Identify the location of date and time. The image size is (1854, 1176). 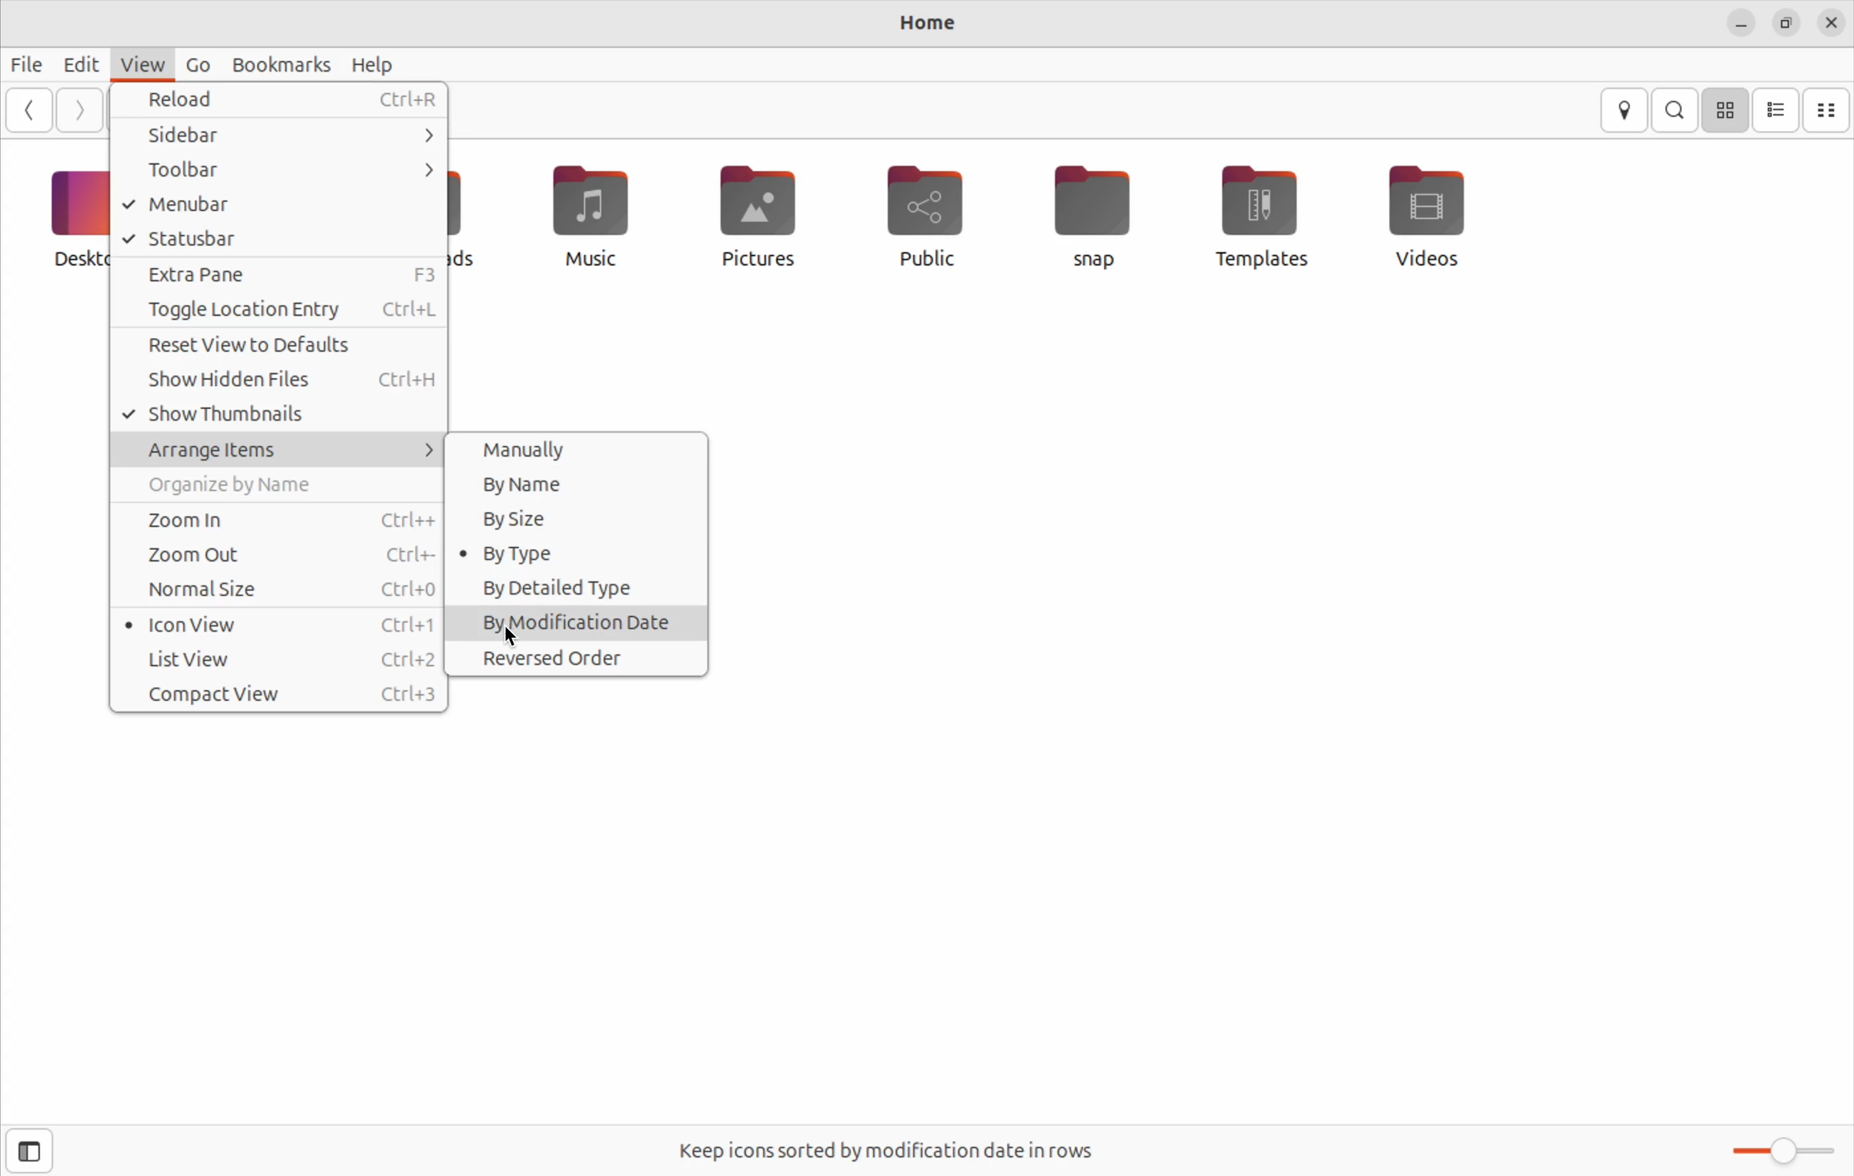
(1831, 22).